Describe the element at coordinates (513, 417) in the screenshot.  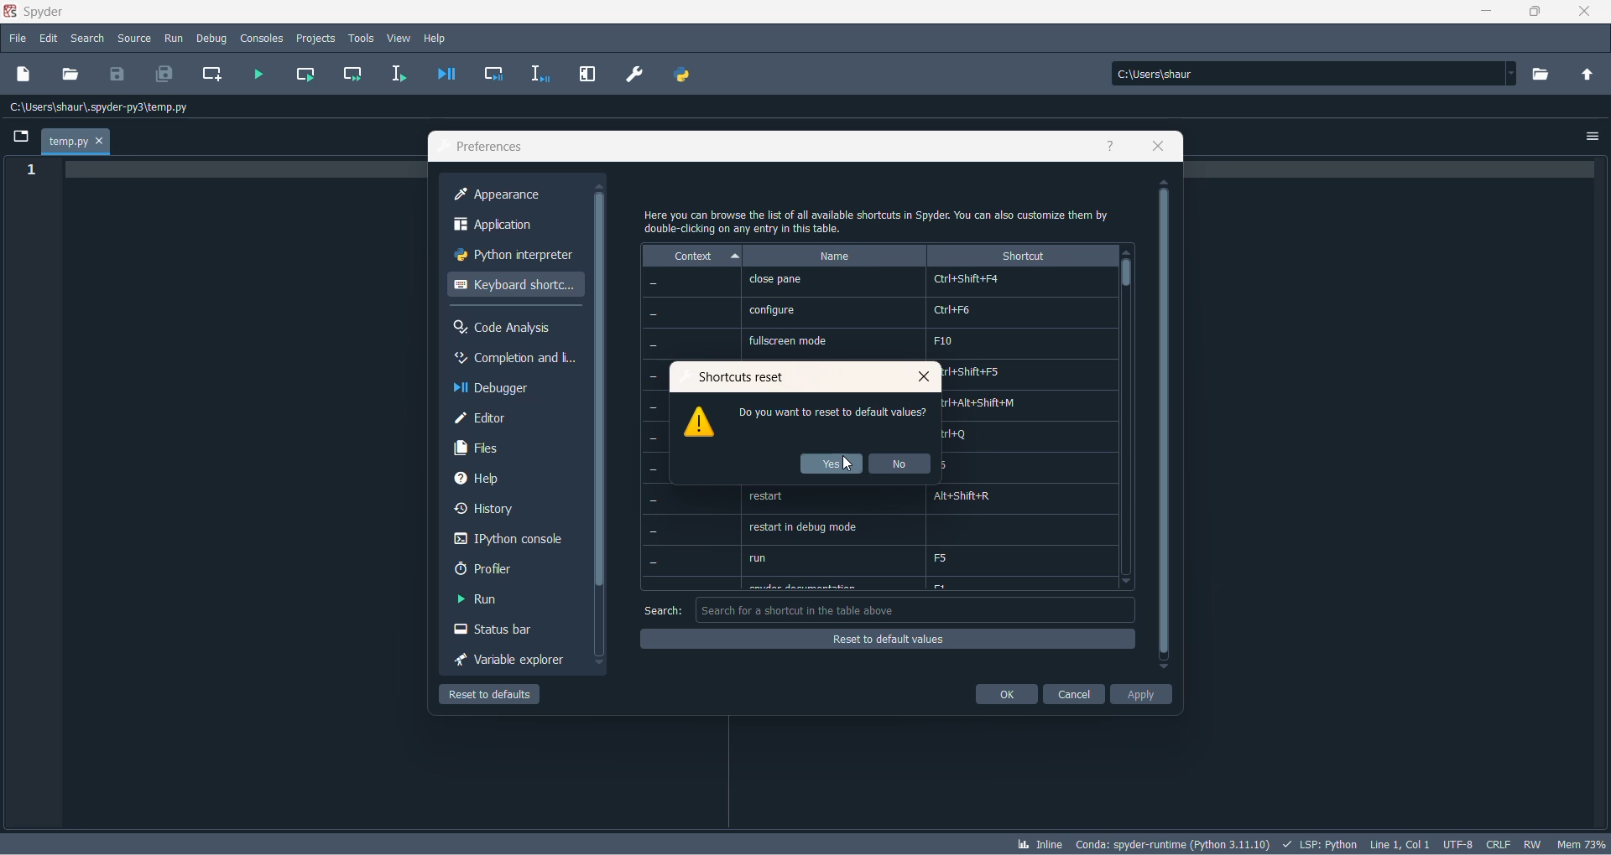
I see `editor` at that location.